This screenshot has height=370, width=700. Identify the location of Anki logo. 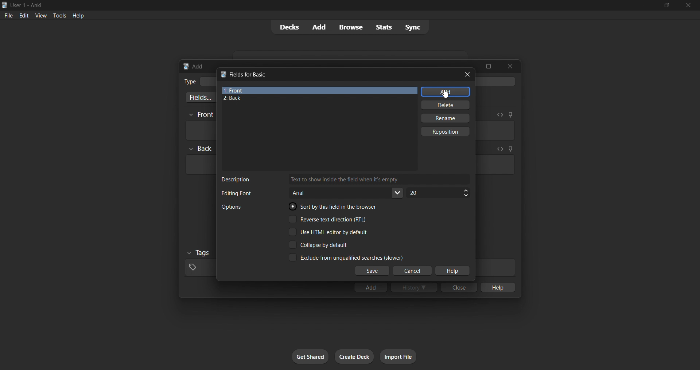
(5, 5).